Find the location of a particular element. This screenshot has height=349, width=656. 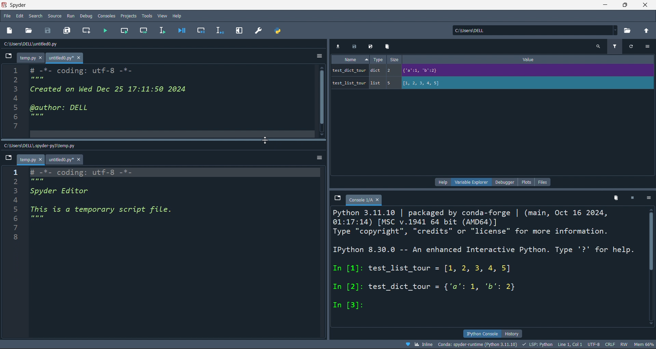

expand pane is located at coordinates (240, 31).